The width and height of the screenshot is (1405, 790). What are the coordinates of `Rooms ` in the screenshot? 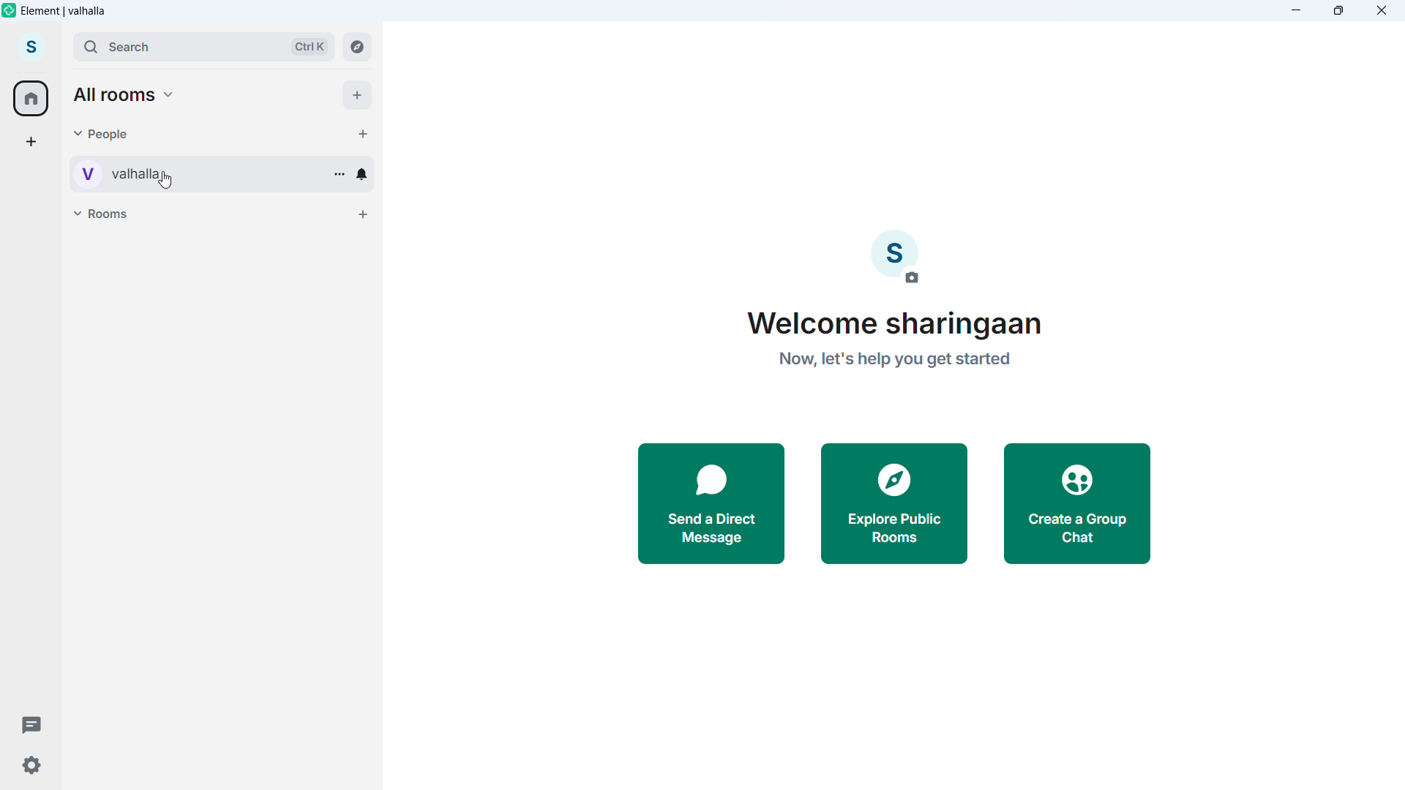 It's located at (104, 213).